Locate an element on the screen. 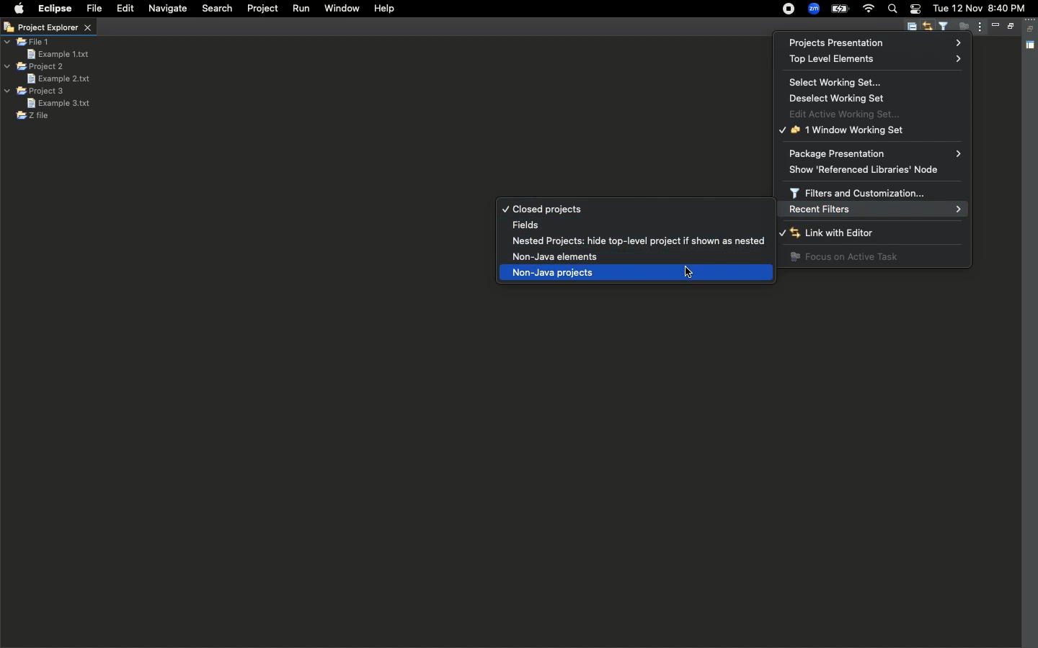 This screenshot has width=1038, height=648. Charge is located at coordinates (840, 10).